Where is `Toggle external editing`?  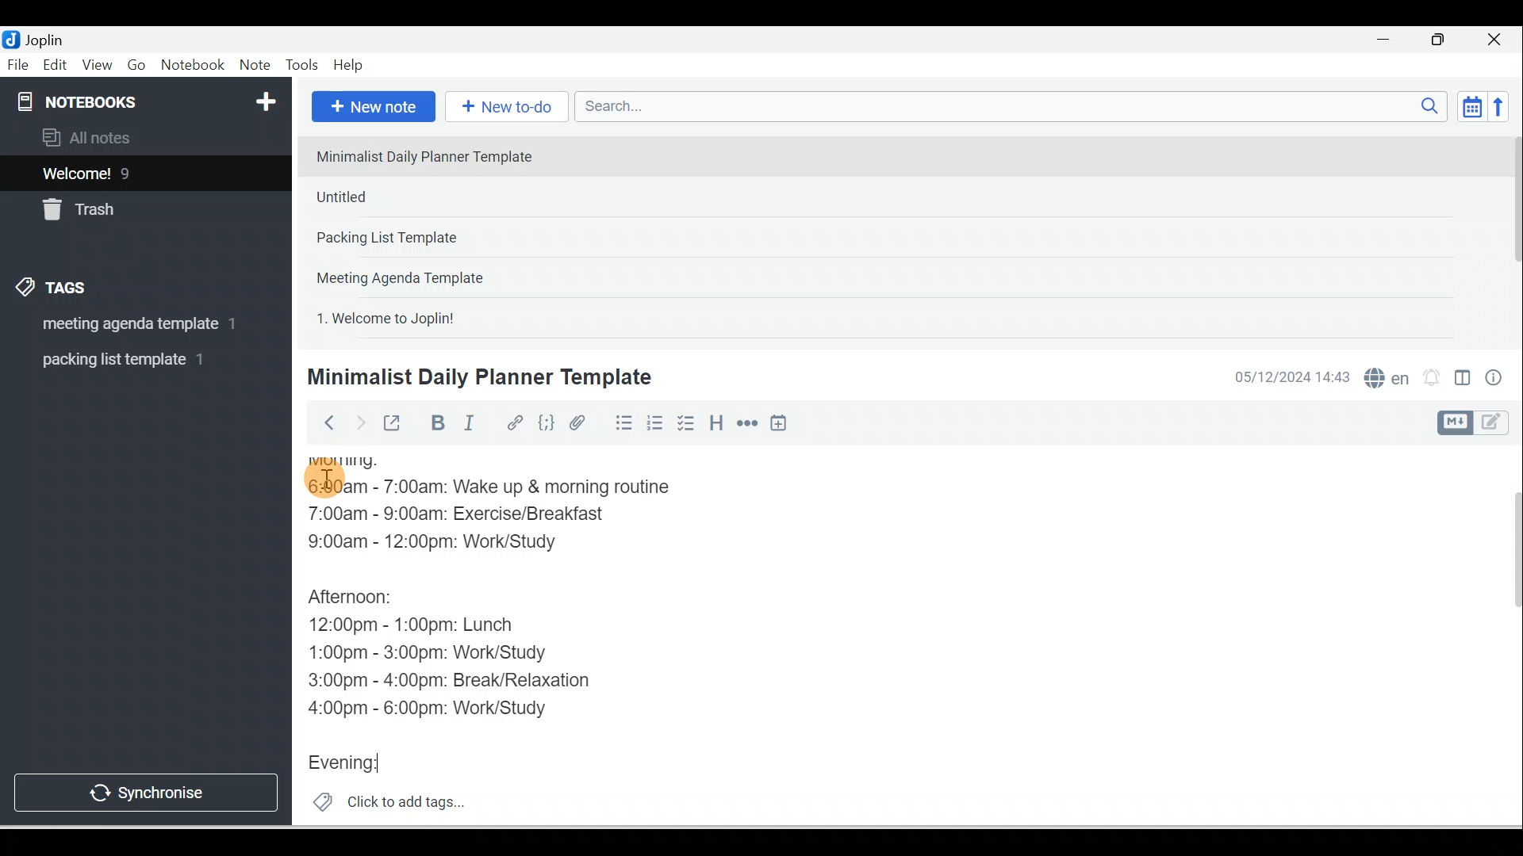
Toggle external editing is located at coordinates (394, 426).